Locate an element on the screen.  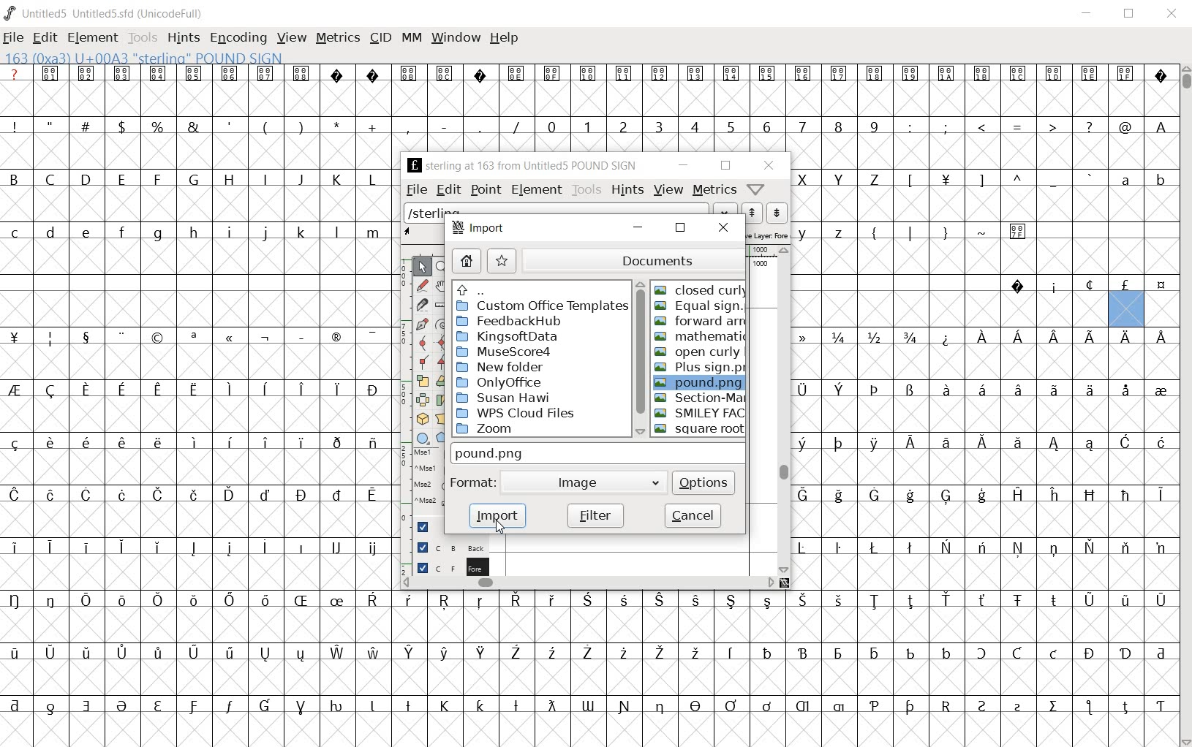
VIEW is located at coordinates (291, 37).